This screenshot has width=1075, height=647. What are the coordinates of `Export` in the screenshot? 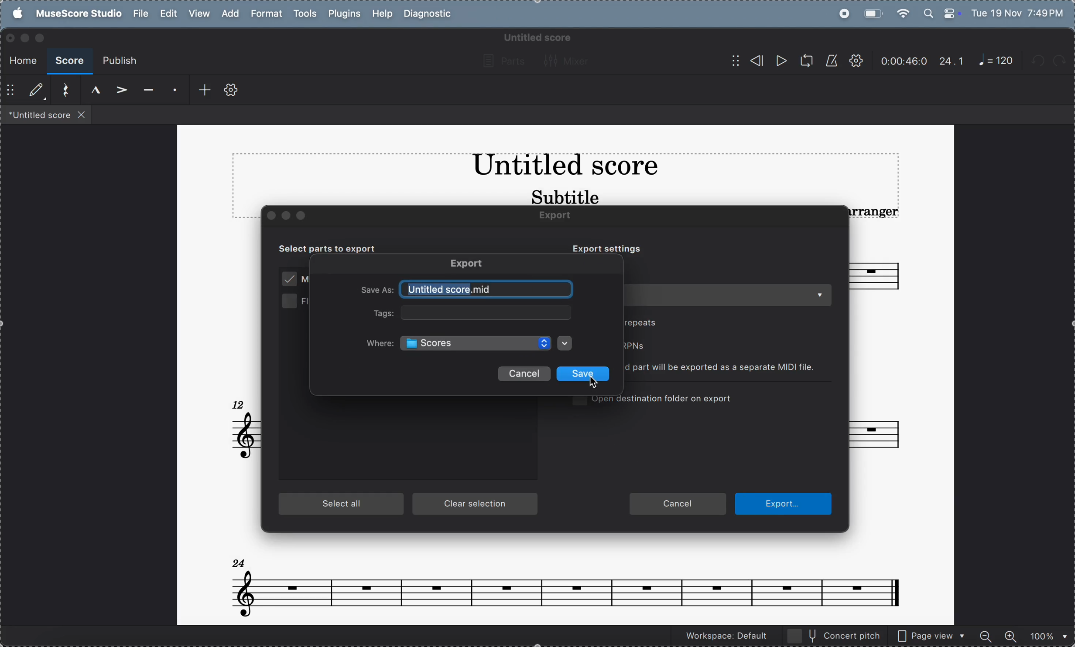 It's located at (563, 216).